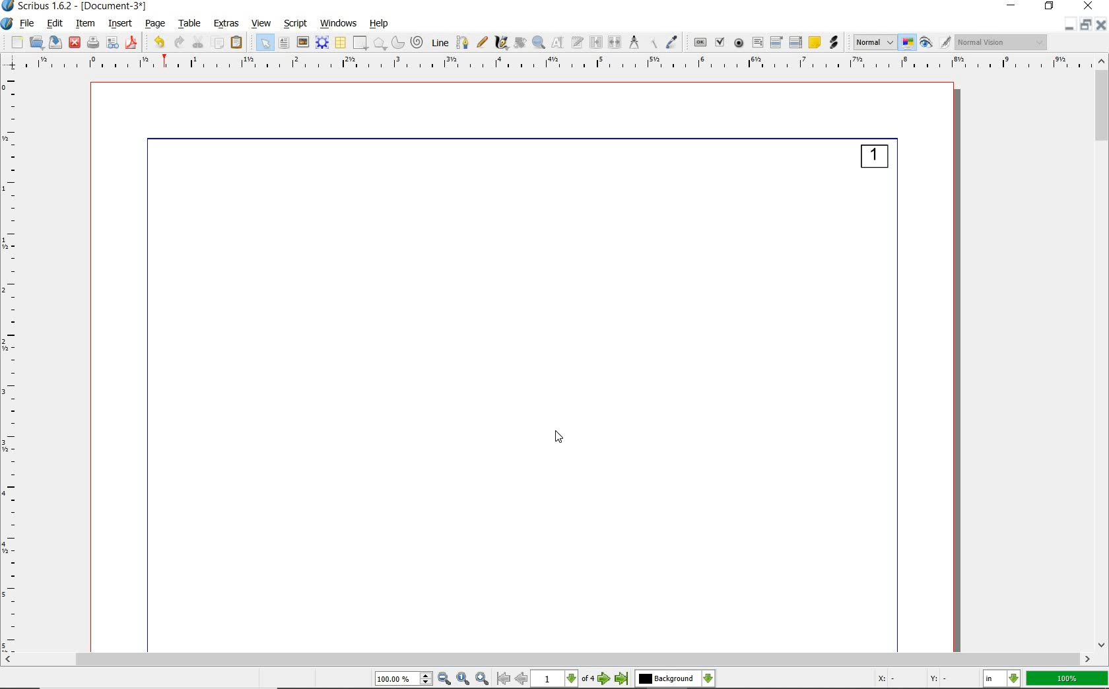  I want to click on pdf list box, so click(797, 42).